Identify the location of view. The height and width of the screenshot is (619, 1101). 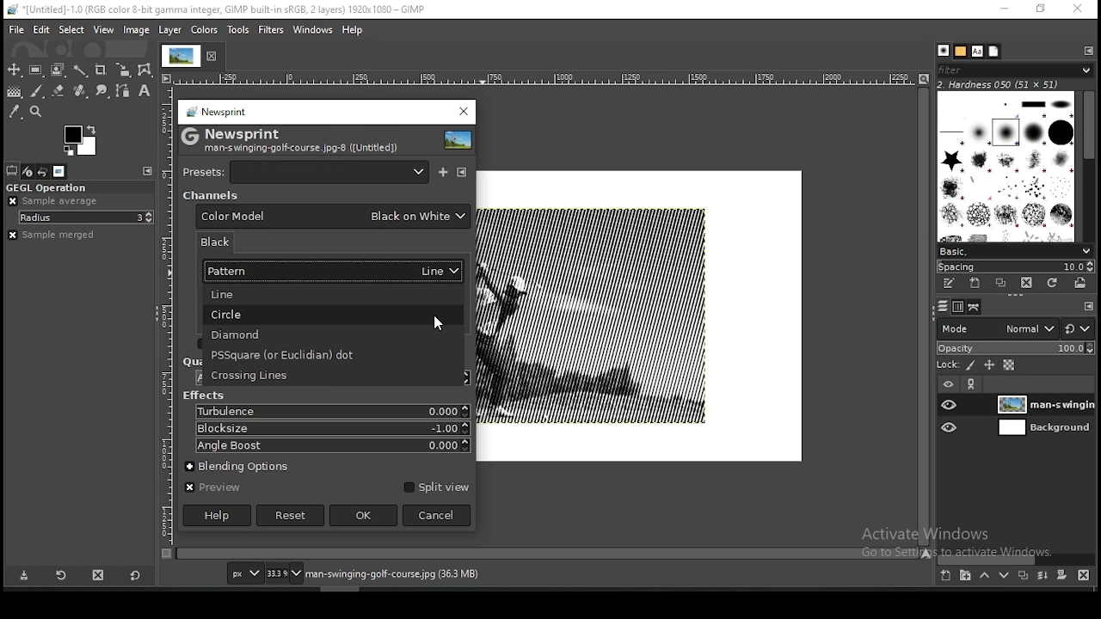
(103, 30).